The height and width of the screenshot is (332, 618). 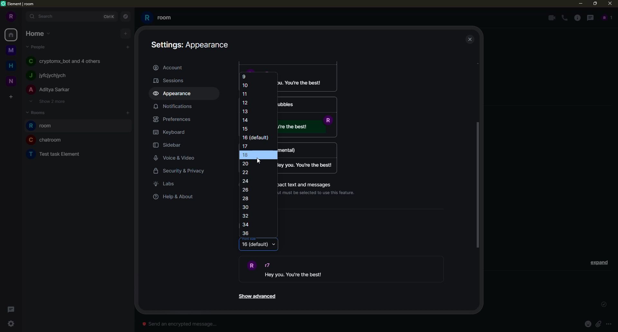 What do you see at coordinates (12, 51) in the screenshot?
I see `space` at bounding box center [12, 51].